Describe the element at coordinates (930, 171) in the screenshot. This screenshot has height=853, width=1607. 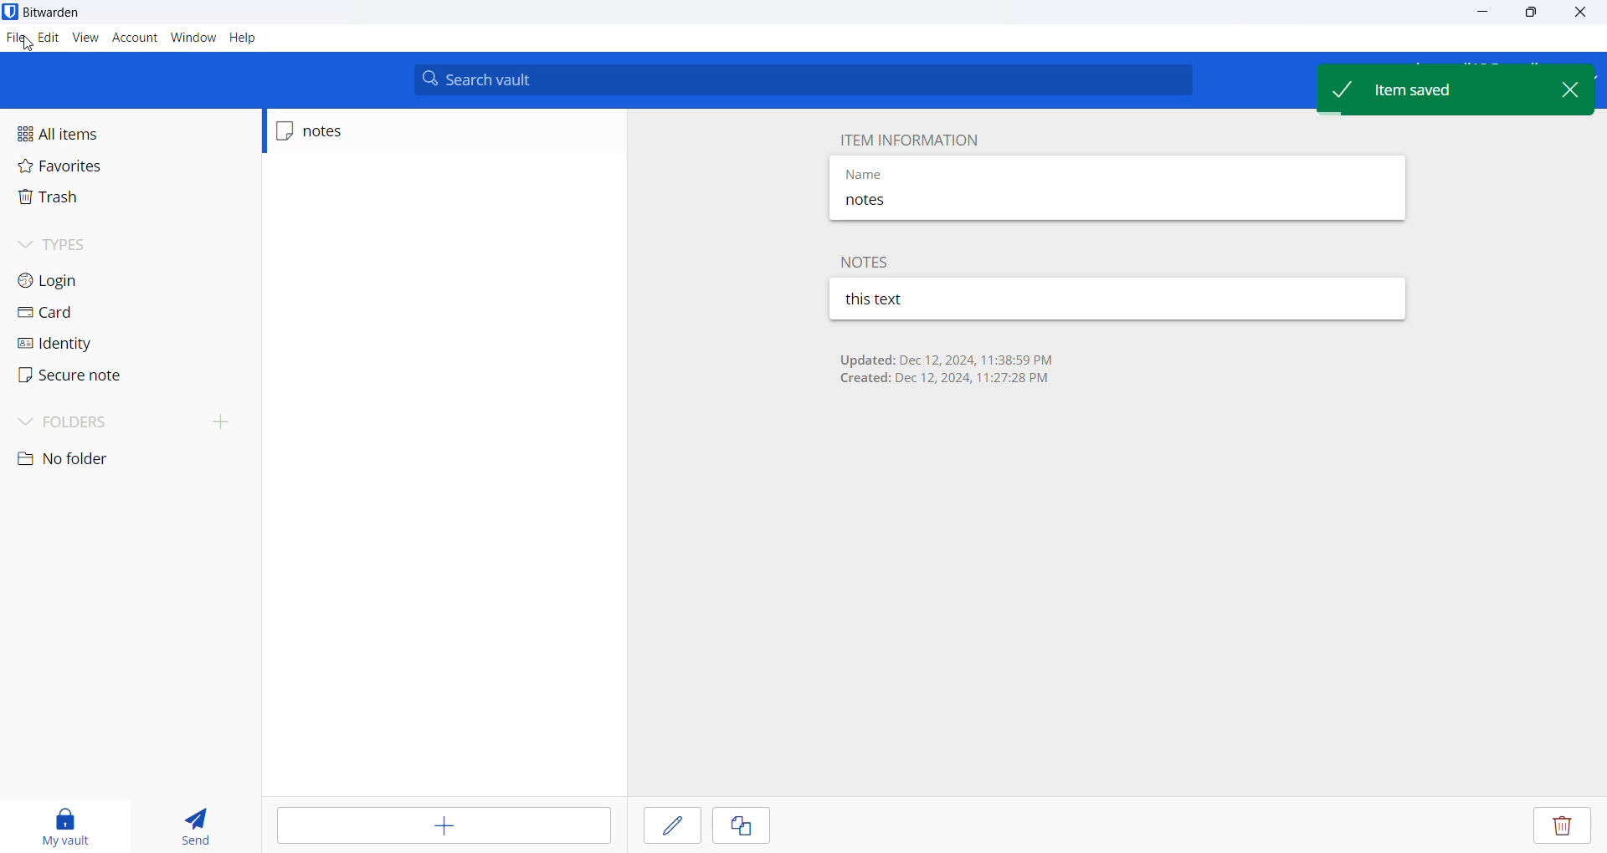
I see `name ` at that location.